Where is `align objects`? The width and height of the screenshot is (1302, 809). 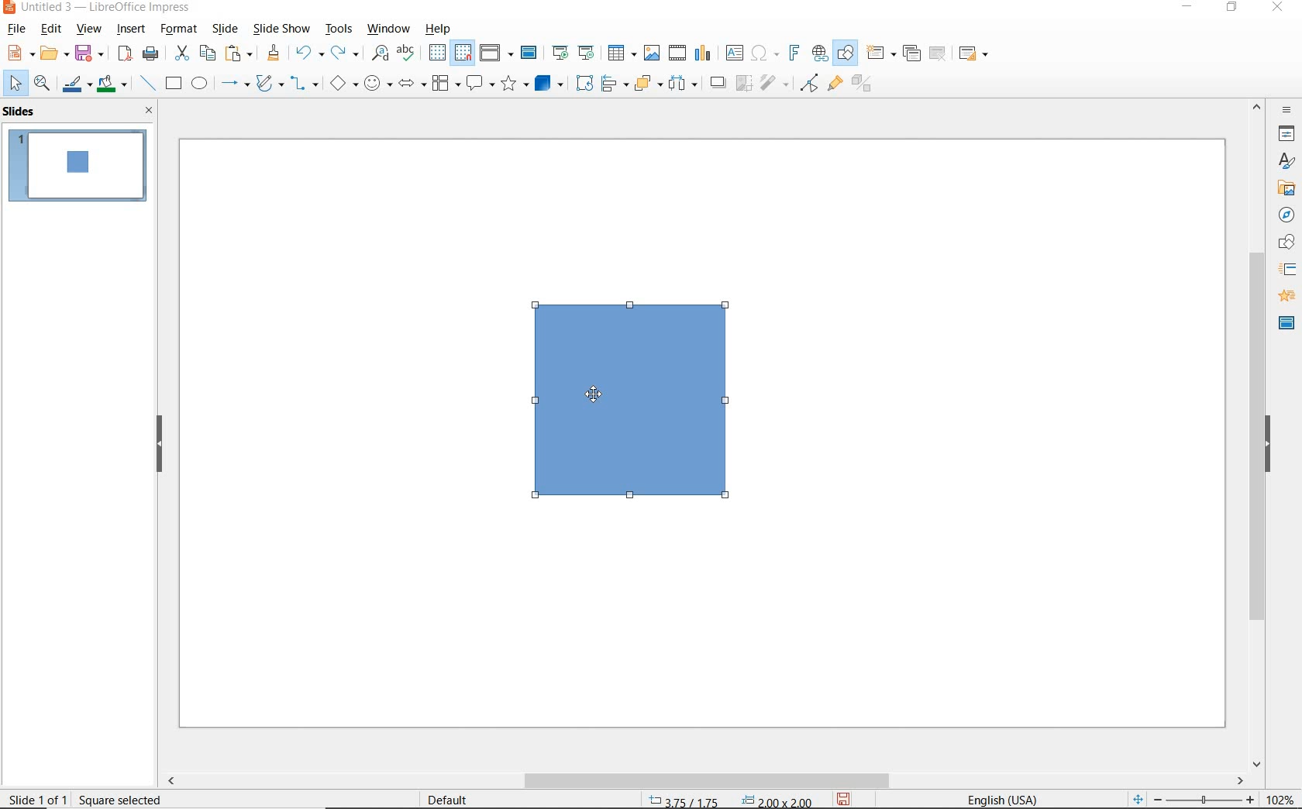 align objects is located at coordinates (615, 85).